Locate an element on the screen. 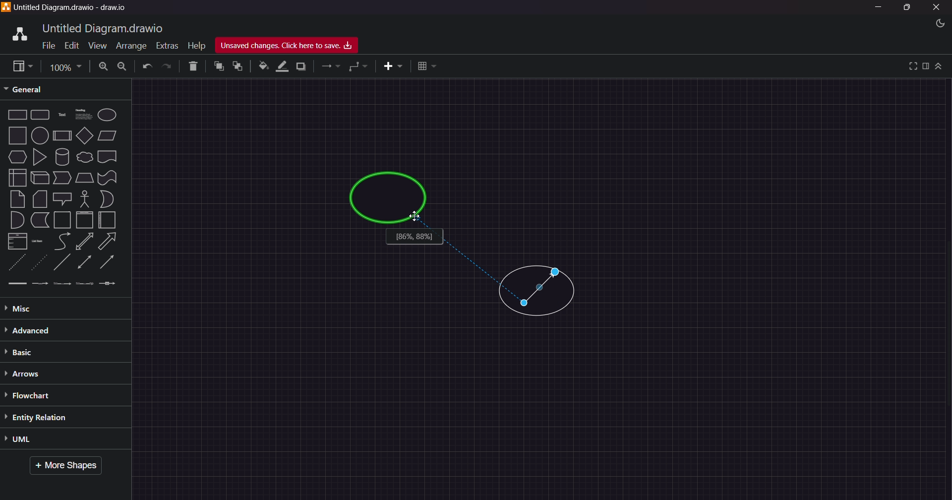 This screenshot has height=500, width=952. to front is located at coordinates (218, 66).